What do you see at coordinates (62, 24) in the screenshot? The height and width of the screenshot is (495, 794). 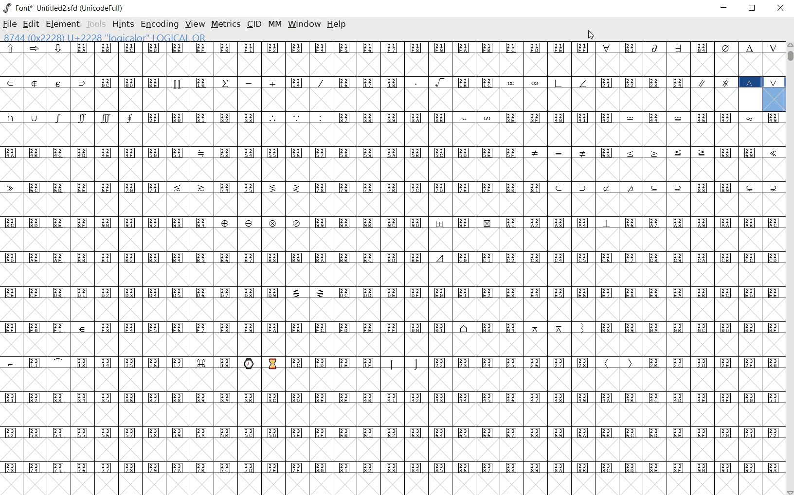 I see `element` at bounding box center [62, 24].